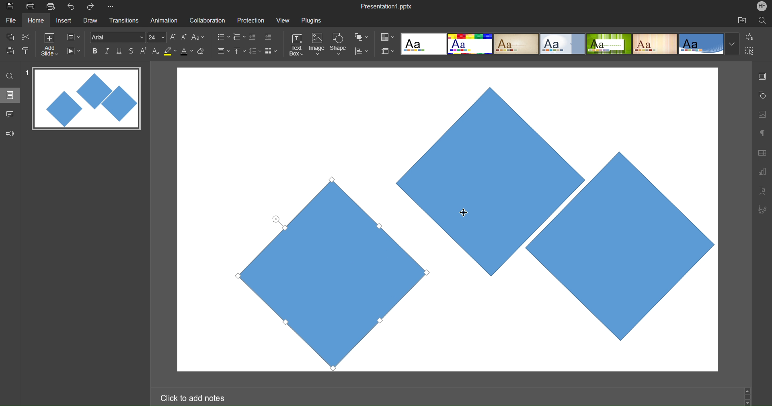 The height and width of the screenshot is (406, 772). What do you see at coordinates (223, 51) in the screenshot?
I see `Alignment` at bounding box center [223, 51].